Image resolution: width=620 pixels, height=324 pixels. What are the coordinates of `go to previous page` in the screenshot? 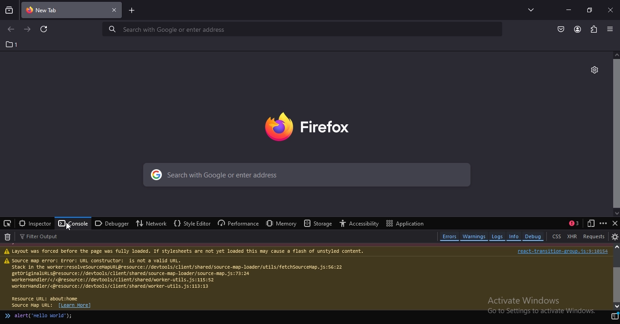 It's located at (10, 30).